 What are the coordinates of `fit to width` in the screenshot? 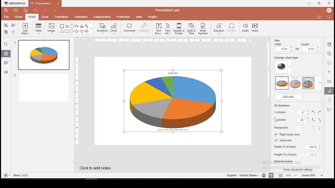 It's located at (289, 175).